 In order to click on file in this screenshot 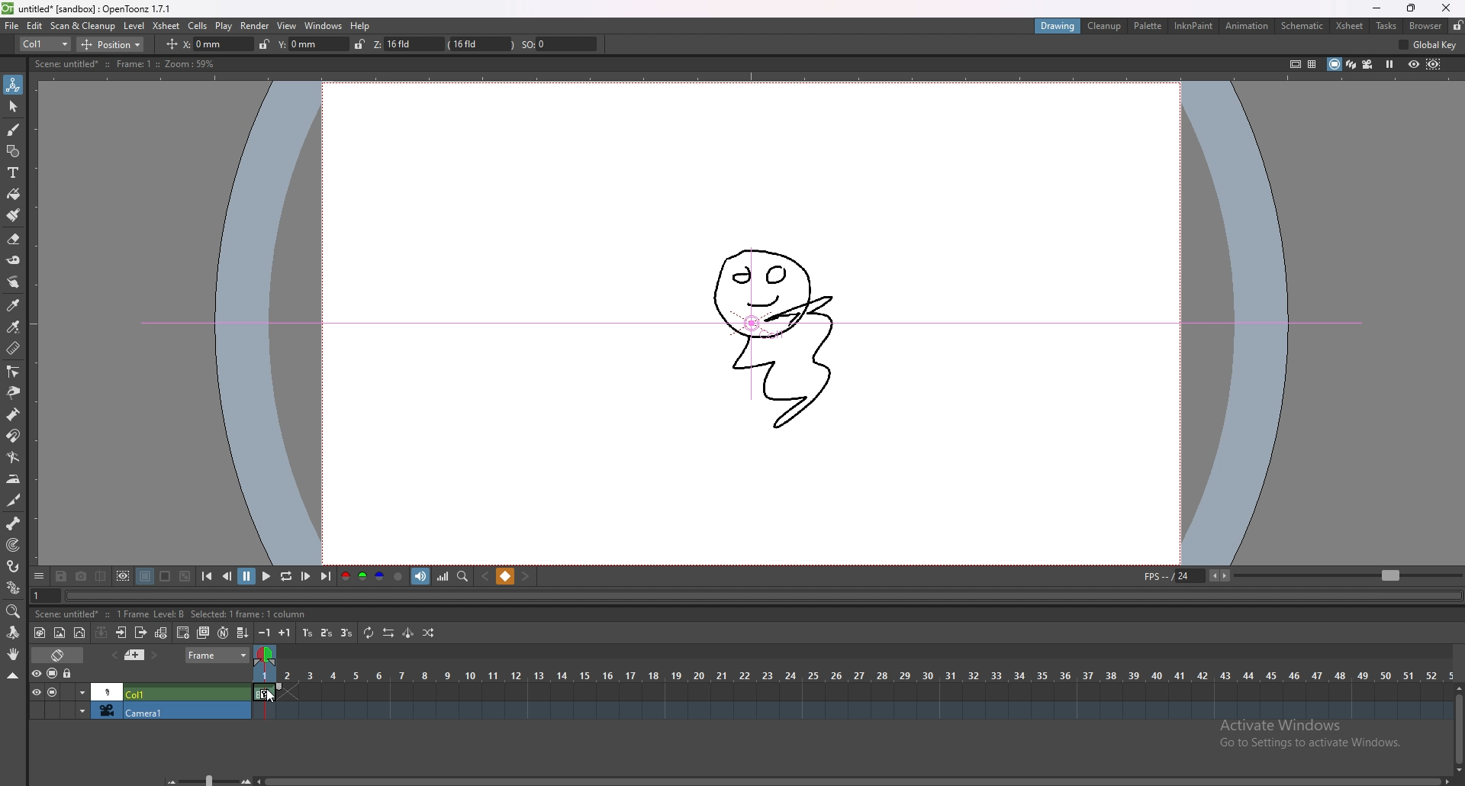, I will do `click(12, 25)`.